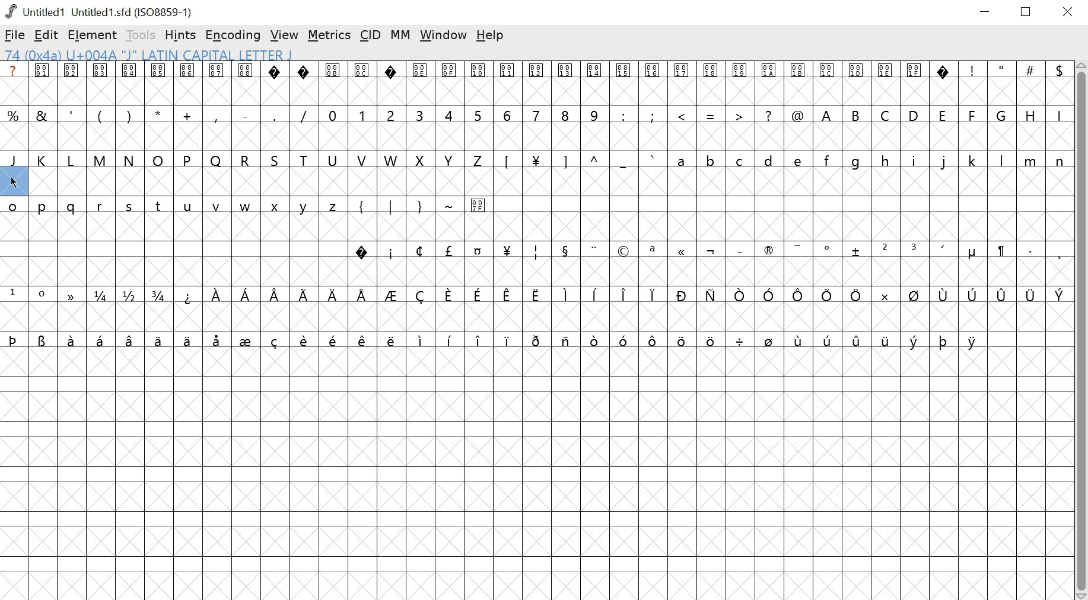 This screenshot has width=1088, height=600. I want to click on Cursor, so click(14, 181).